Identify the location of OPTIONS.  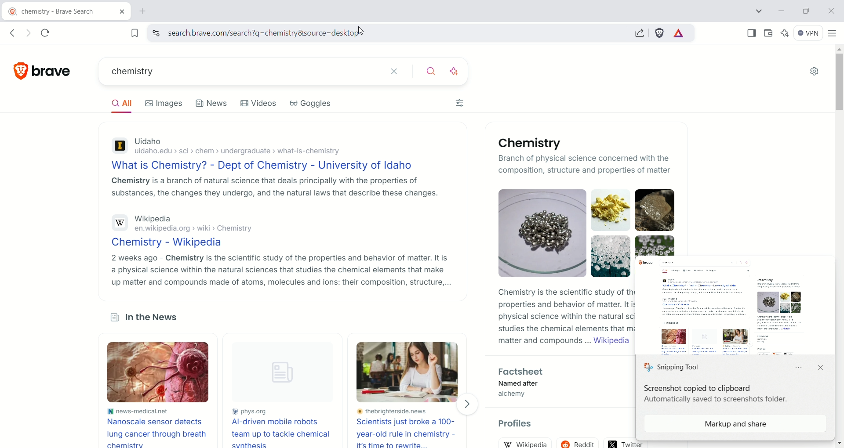
(801, 369).